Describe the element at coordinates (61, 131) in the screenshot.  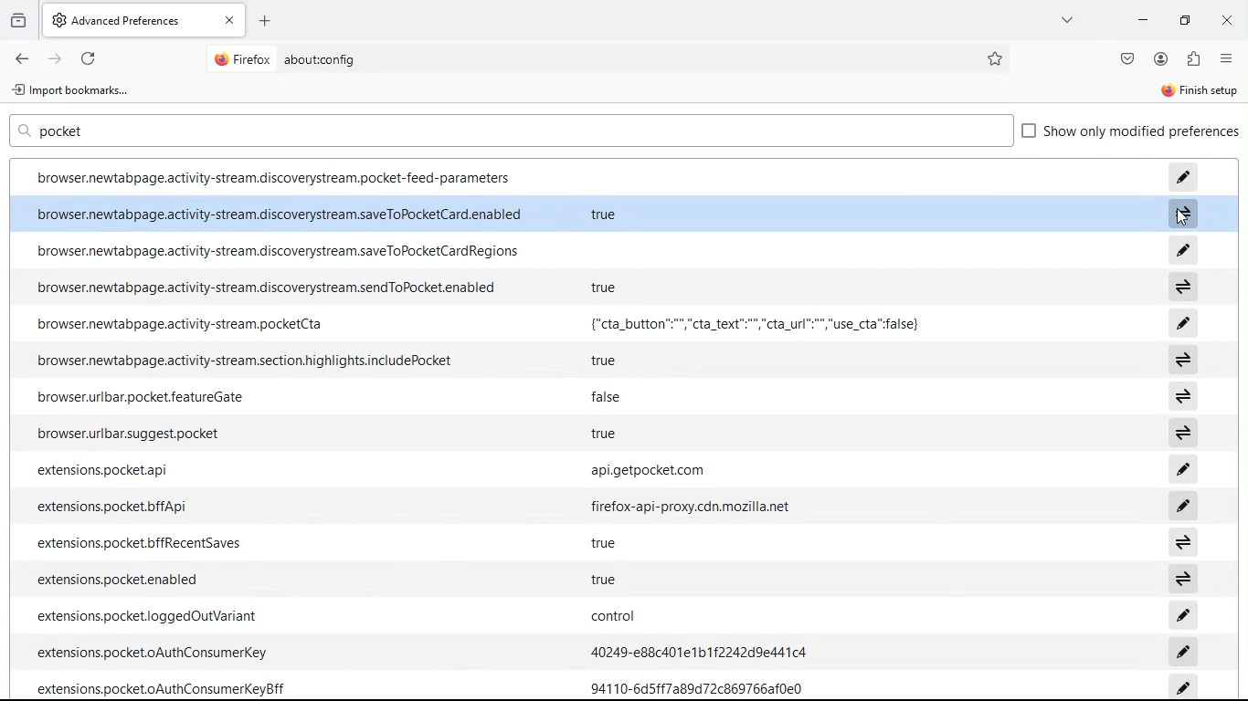
I see `pocket` at that location.